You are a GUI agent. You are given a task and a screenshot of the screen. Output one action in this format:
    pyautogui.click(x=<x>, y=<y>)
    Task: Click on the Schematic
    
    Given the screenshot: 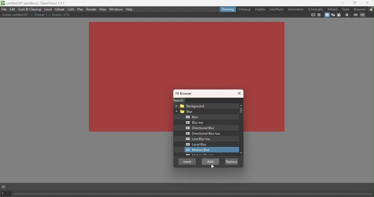 What is the action you would take?
    pyautogui.click(x=316, y=9)
    